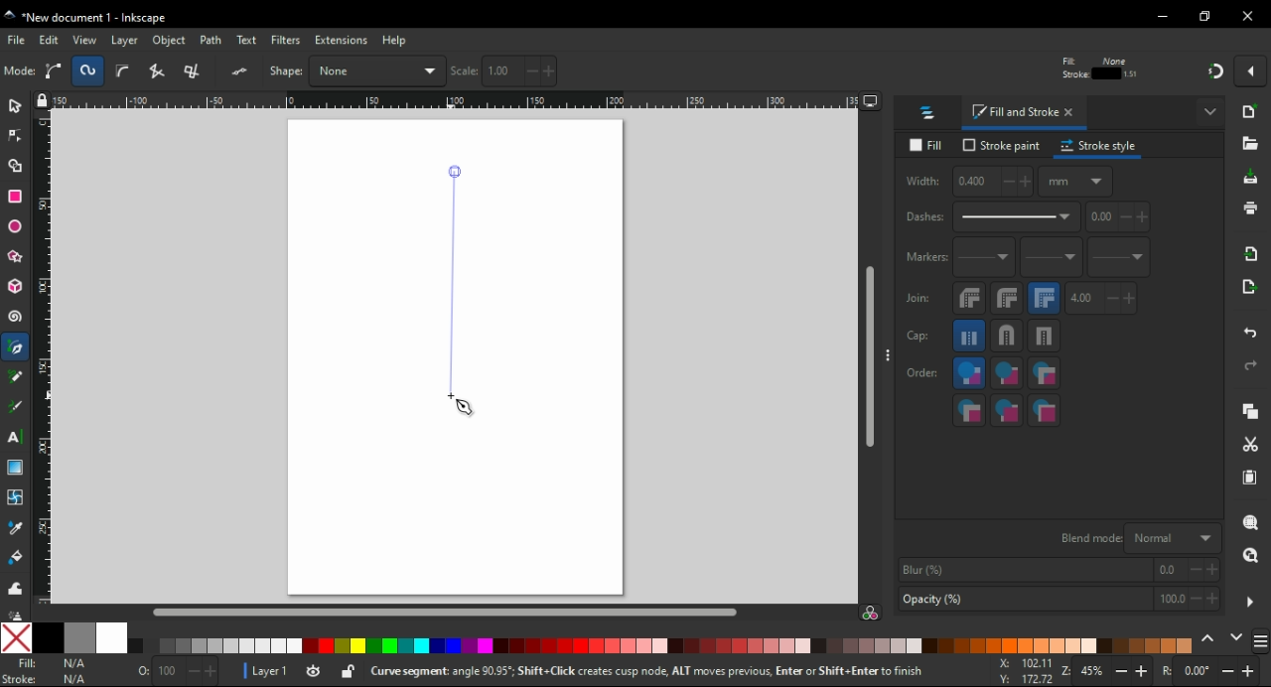 The height and width of the screenshot is (687, 1271). I want to click on close window, so click(1248, 16).